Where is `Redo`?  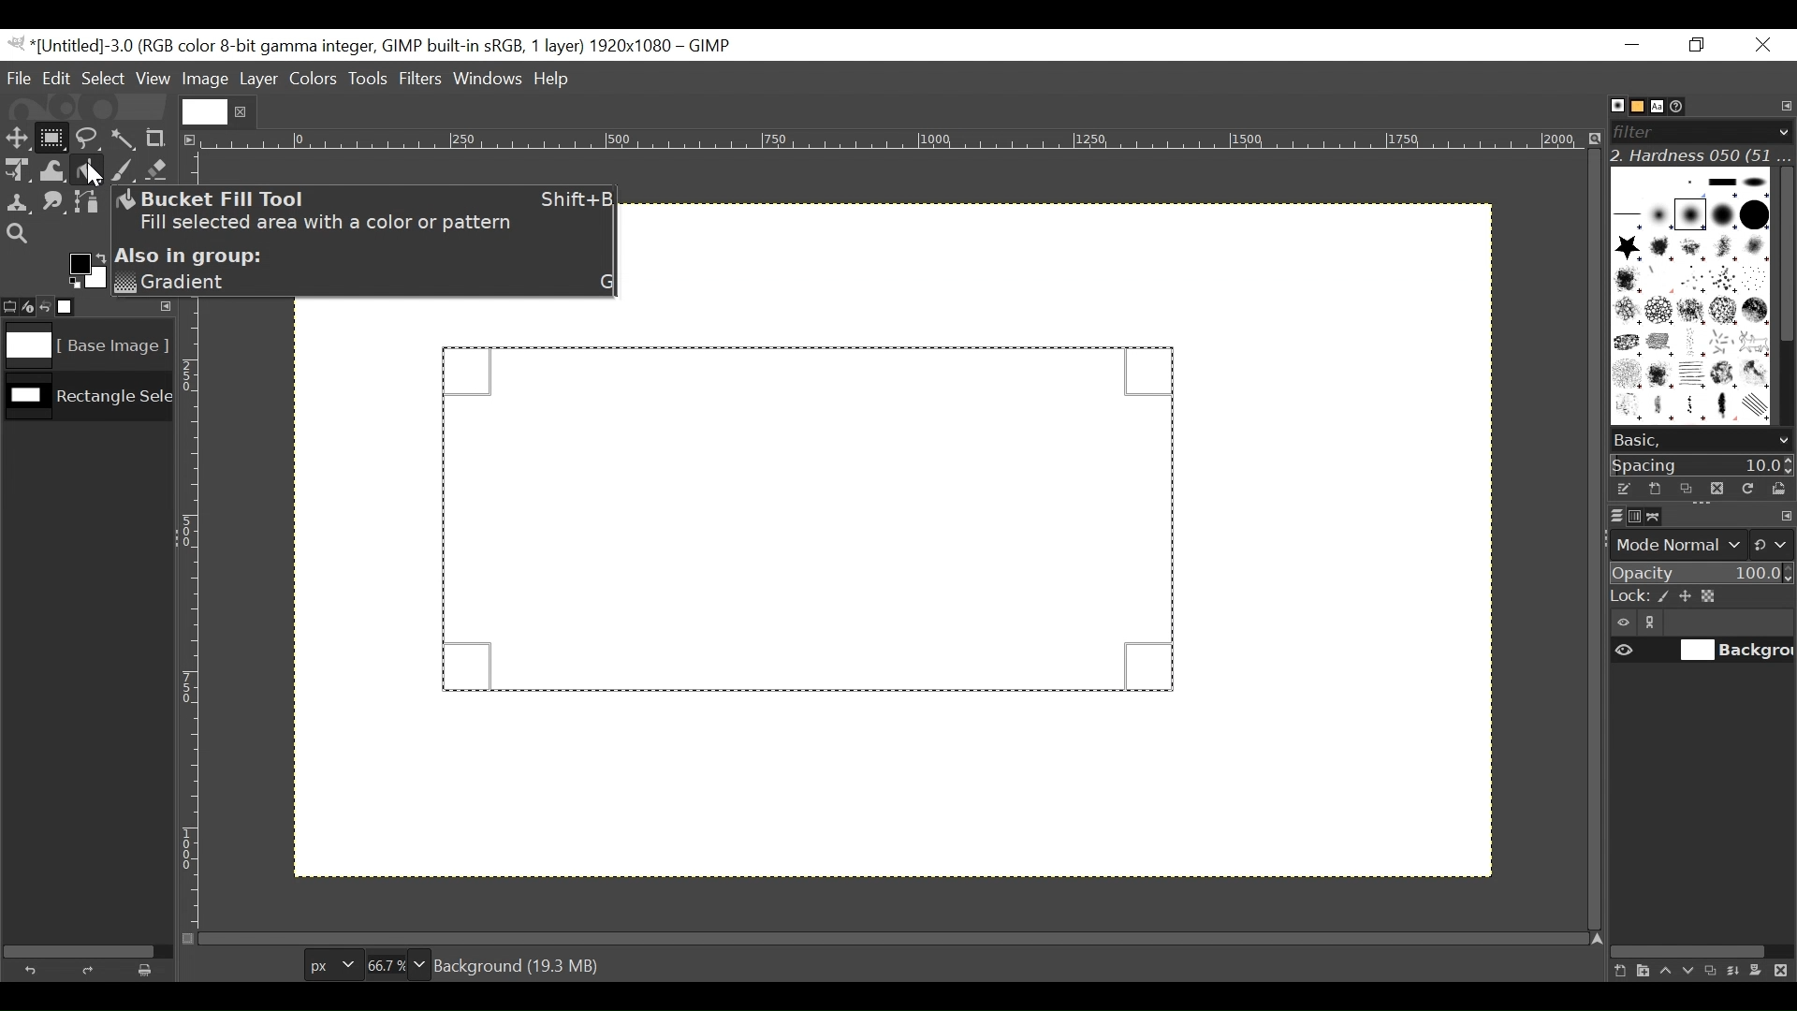
Redo is located at coordinates (92, 970).